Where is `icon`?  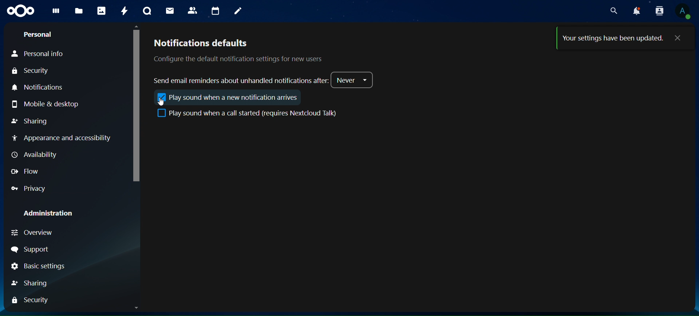
icon is located at coordinates (20, 12).